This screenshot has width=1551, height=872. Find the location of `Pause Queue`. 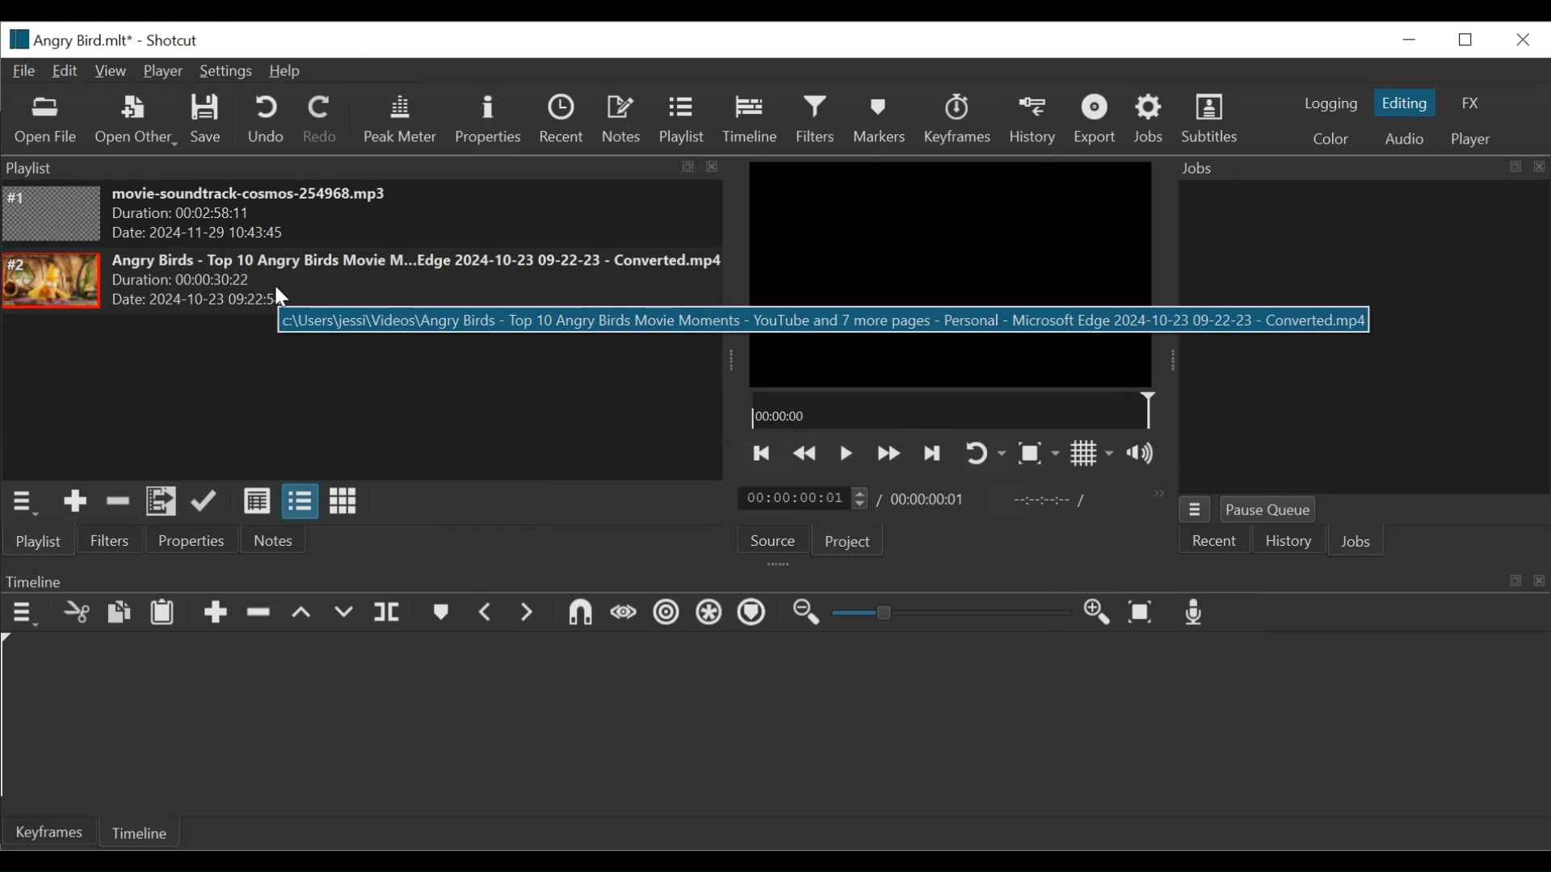

Pause Queue is located at coordinates (1273, 509).